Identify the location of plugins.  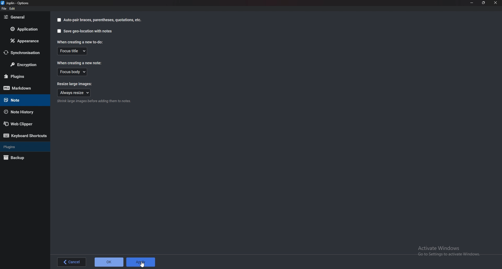
(22, 147).